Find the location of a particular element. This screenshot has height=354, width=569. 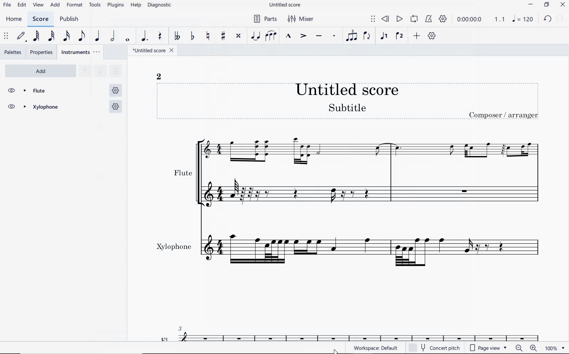

DEFAULT (STEP TIME) is located at coordinates (21, 37).